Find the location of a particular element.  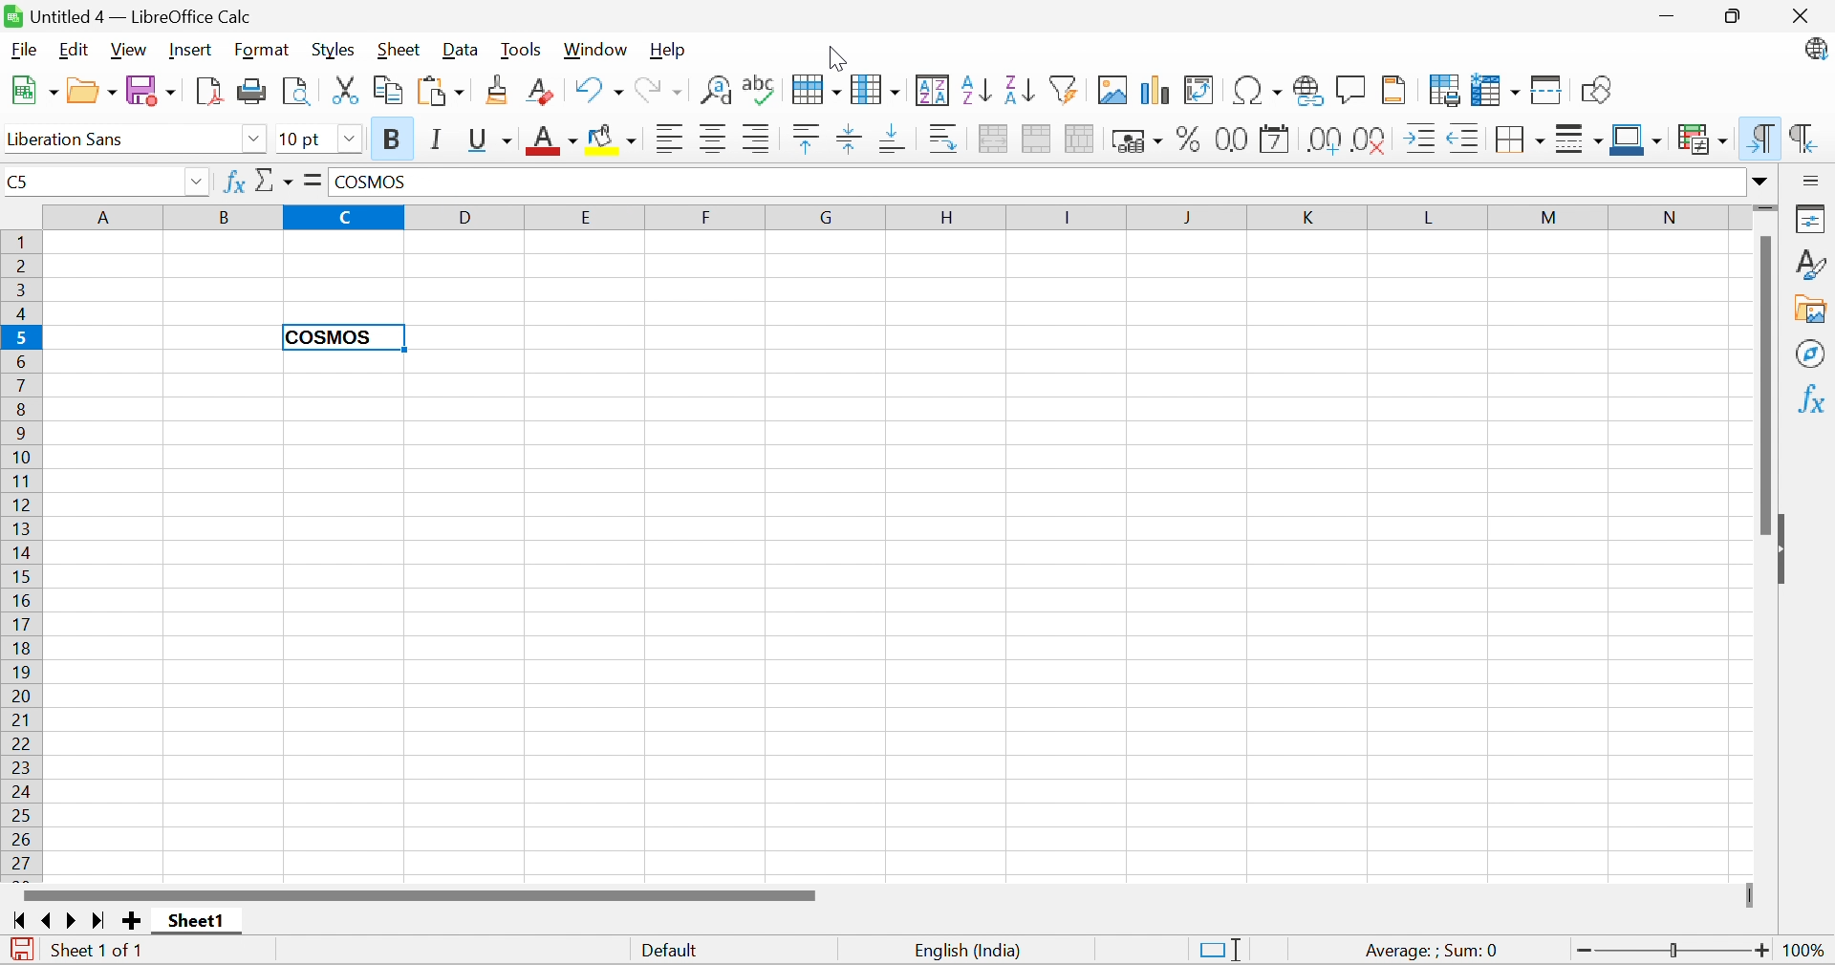

Redo is located at coordinates (662, 89).